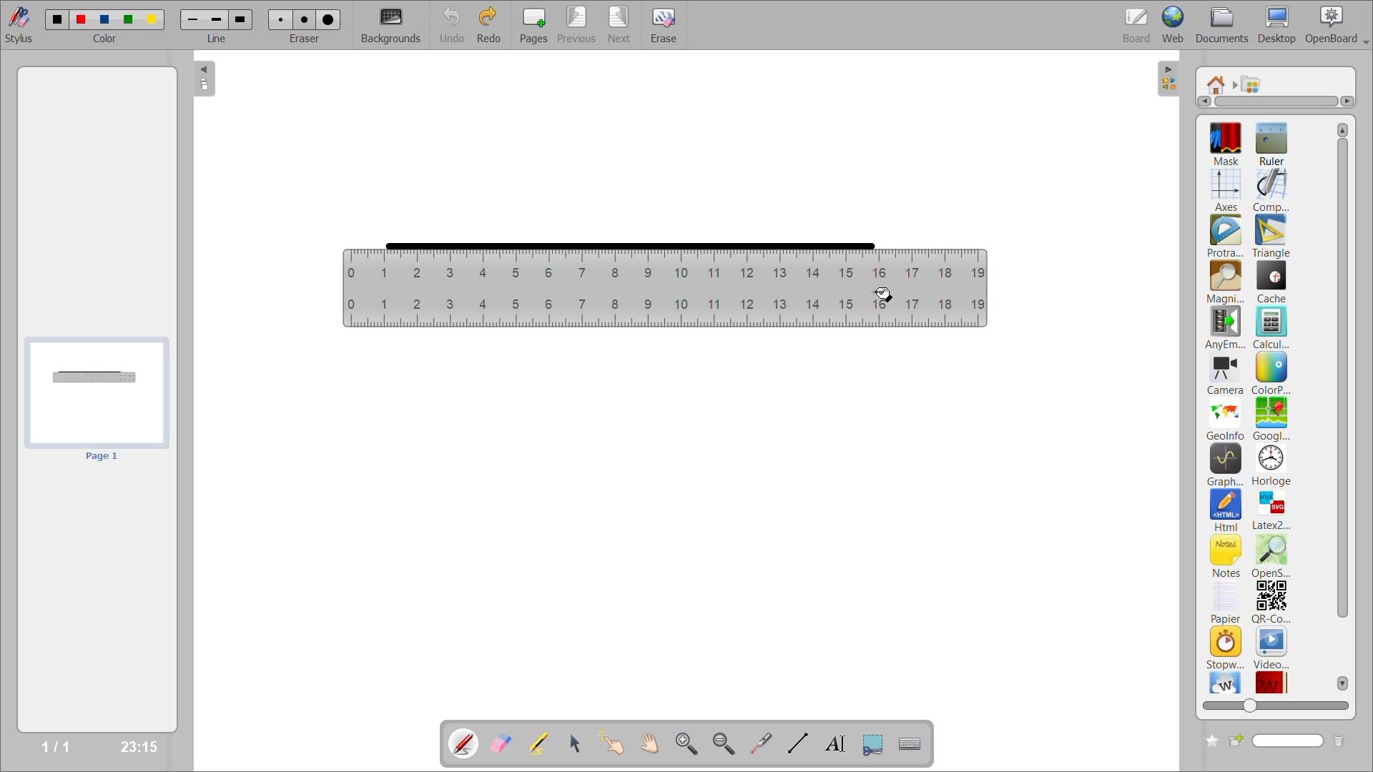 The image size is (1373, 772). I want to click on protractor, so click(1225, 237).